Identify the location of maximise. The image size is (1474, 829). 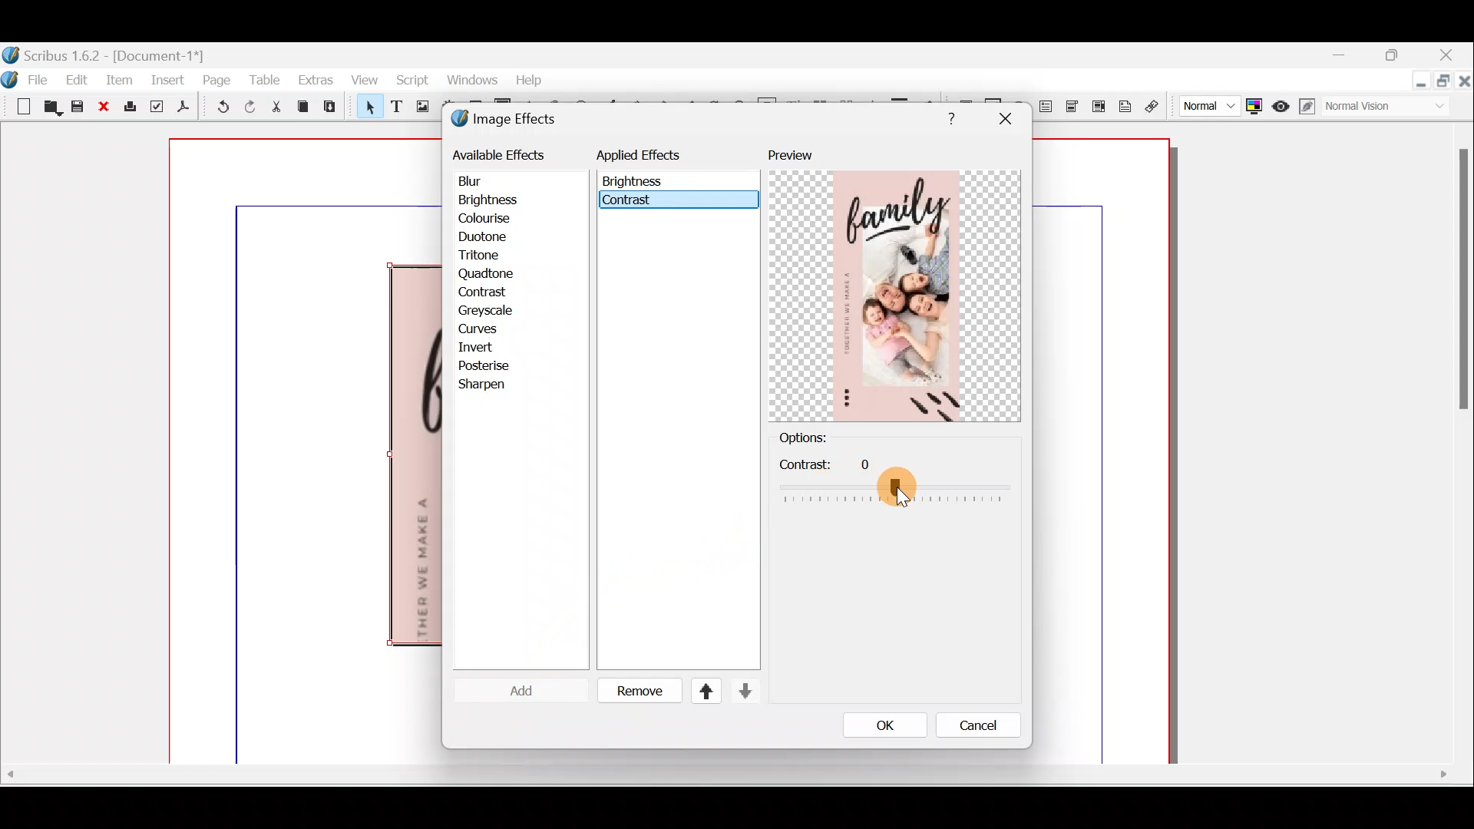
(1396, 58).